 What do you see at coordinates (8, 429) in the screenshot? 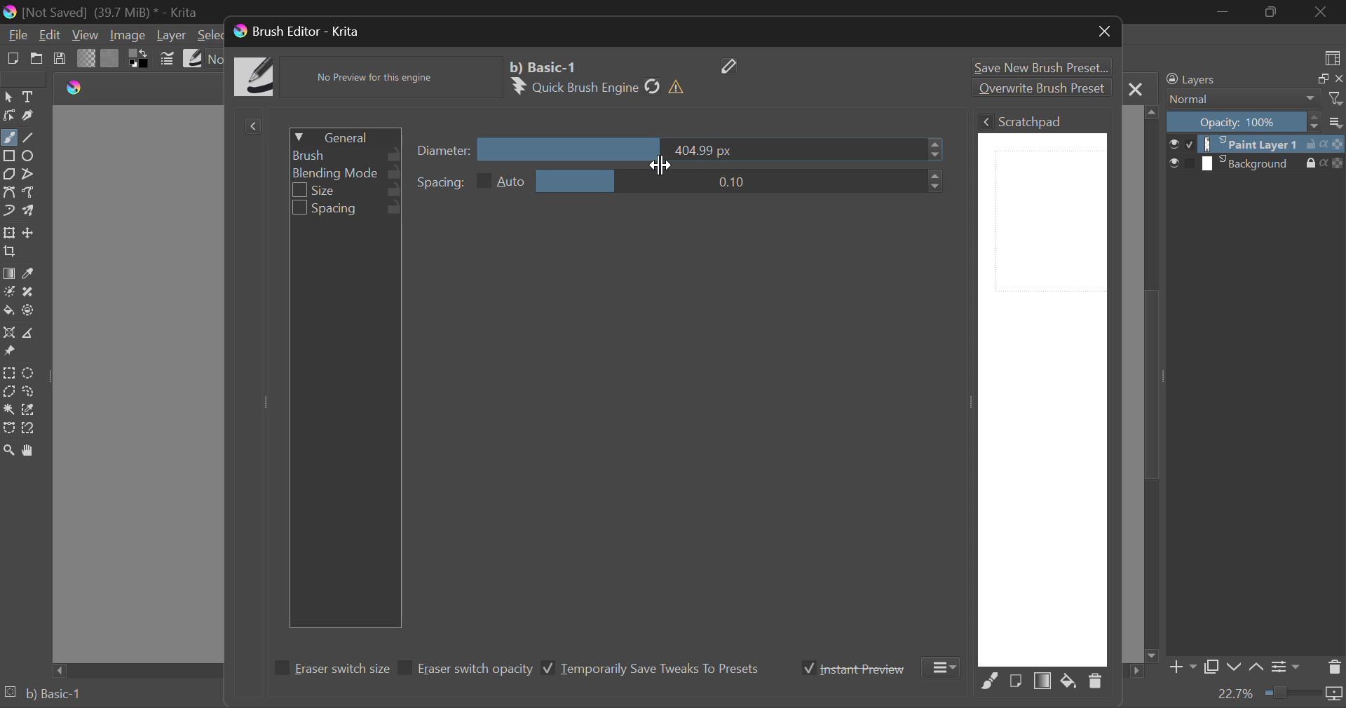
I see `Bezier Curve` at bounding box center [8, 429].